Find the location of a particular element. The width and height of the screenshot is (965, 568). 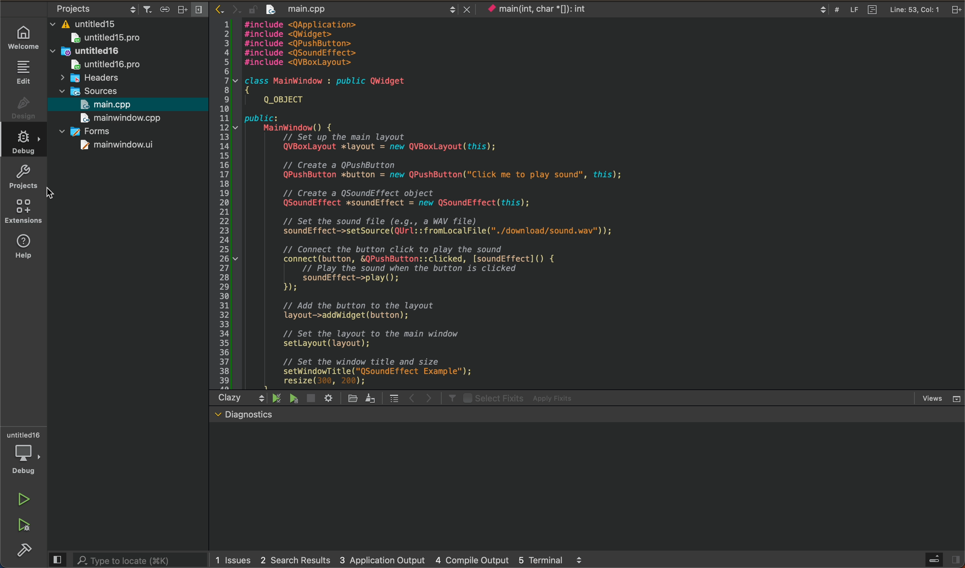

projects is located at coordinates (22, 177).